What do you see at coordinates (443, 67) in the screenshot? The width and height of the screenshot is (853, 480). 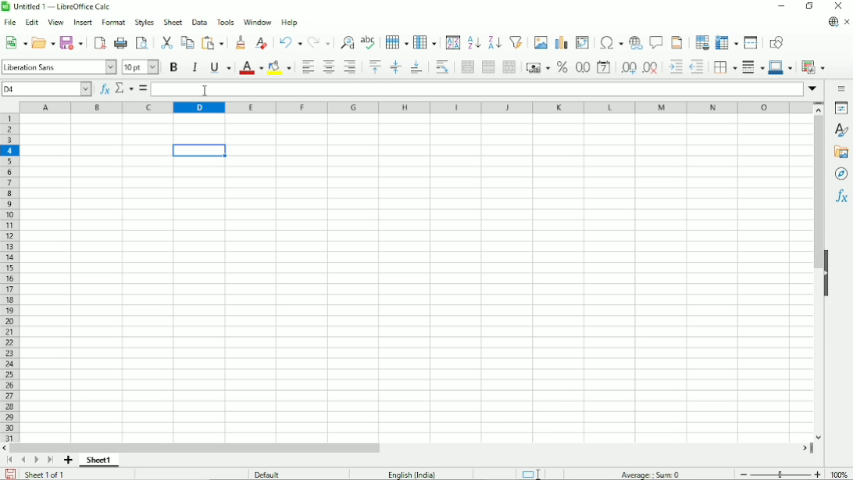 I see `Wrap text` at bounding box center [443, 67].